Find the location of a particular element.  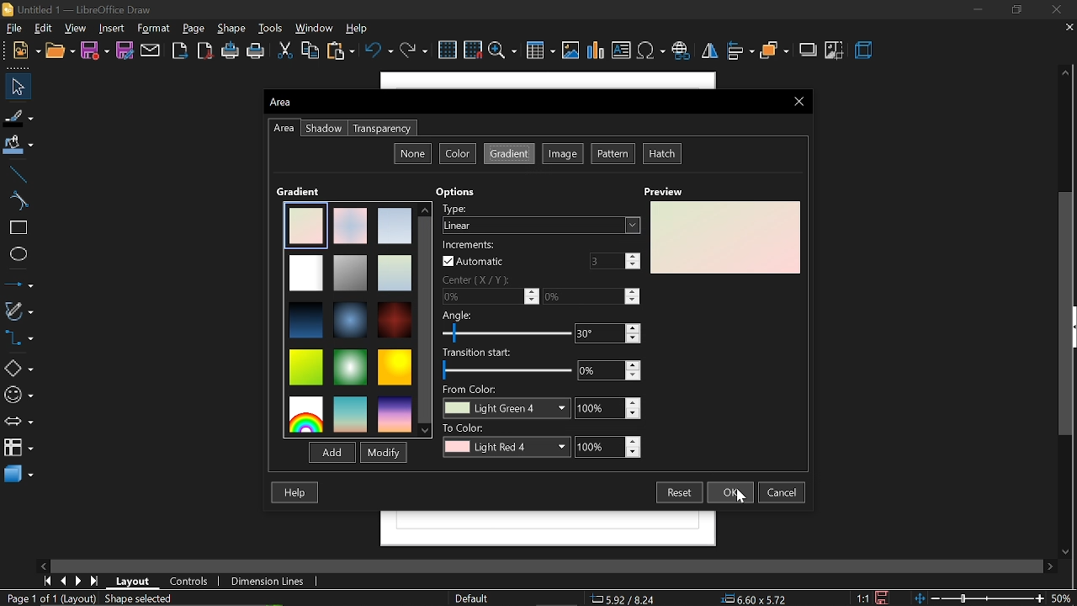

Untitled 1 - LibreOffice Draw is located at coordinates (84, 8).